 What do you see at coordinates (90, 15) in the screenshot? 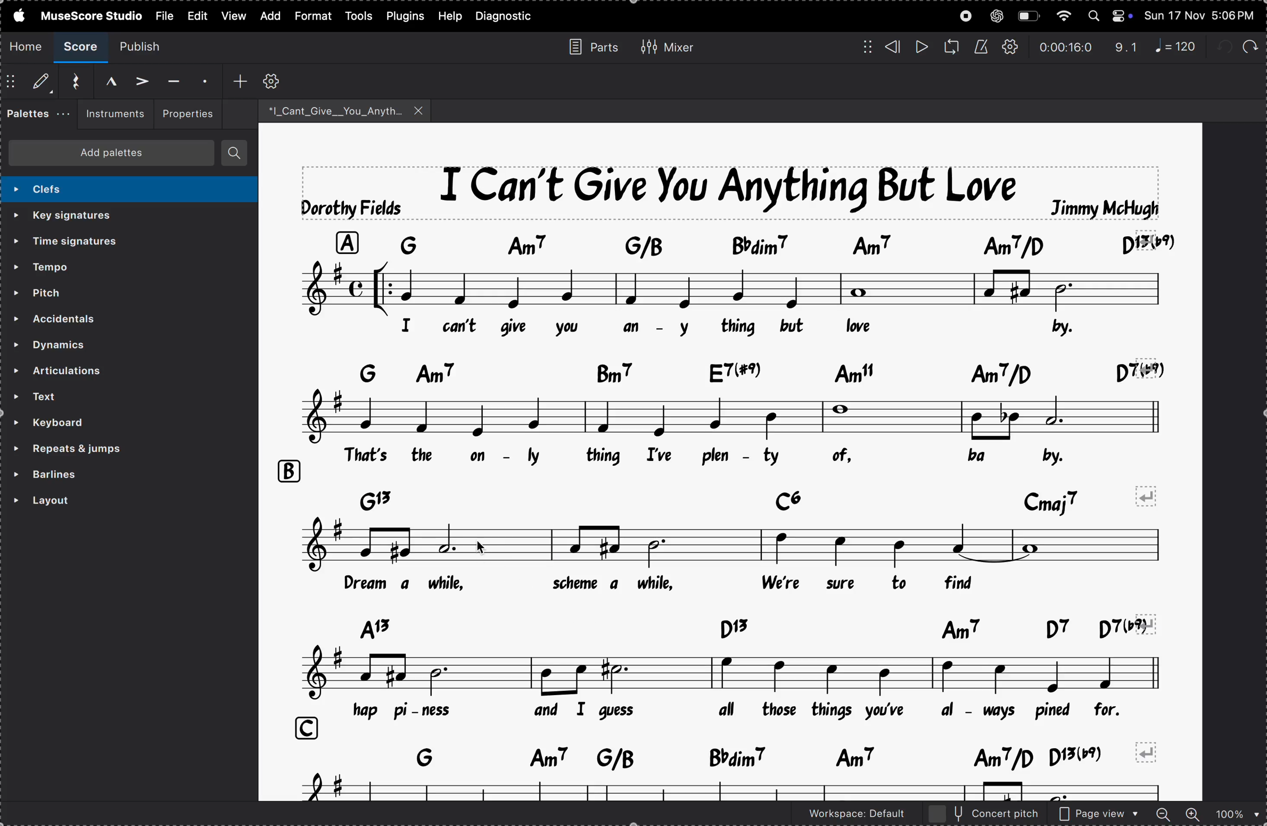
I see `musesscore studio` at bounding box center [90, 15].